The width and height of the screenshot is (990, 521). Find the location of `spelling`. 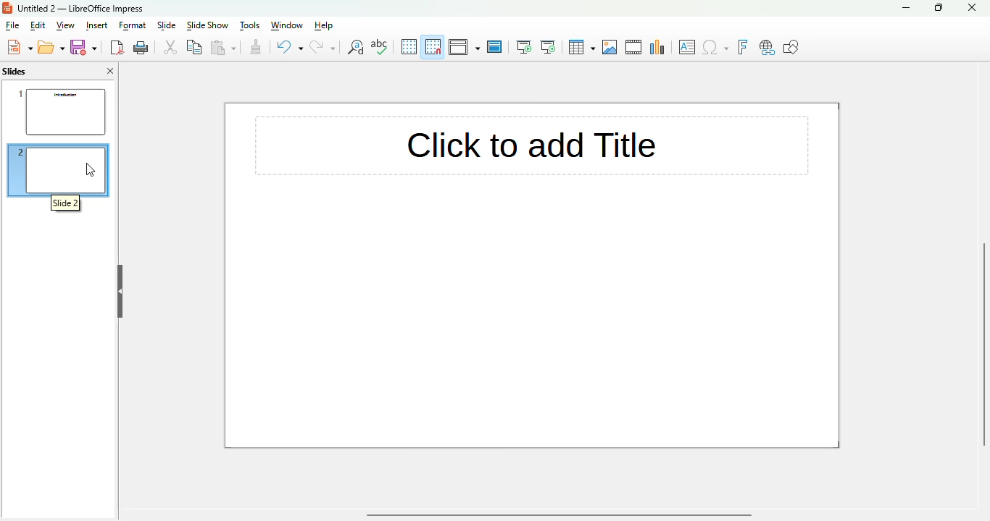

spelling is located at coordinates (380, 46).